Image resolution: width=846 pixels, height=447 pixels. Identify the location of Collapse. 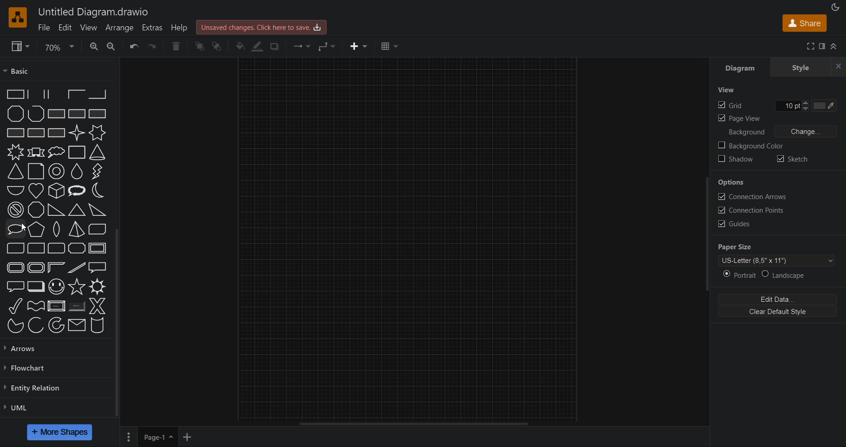
(837, 47).